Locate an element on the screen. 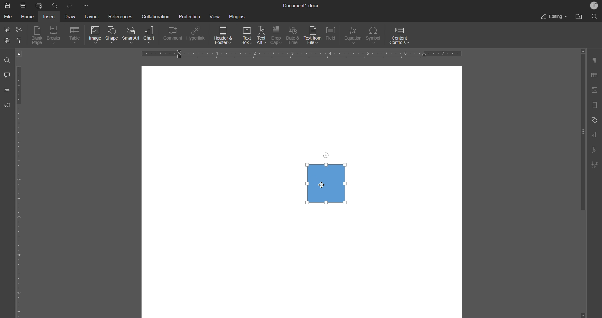  Insert Image is located at coordinates (596, 90).